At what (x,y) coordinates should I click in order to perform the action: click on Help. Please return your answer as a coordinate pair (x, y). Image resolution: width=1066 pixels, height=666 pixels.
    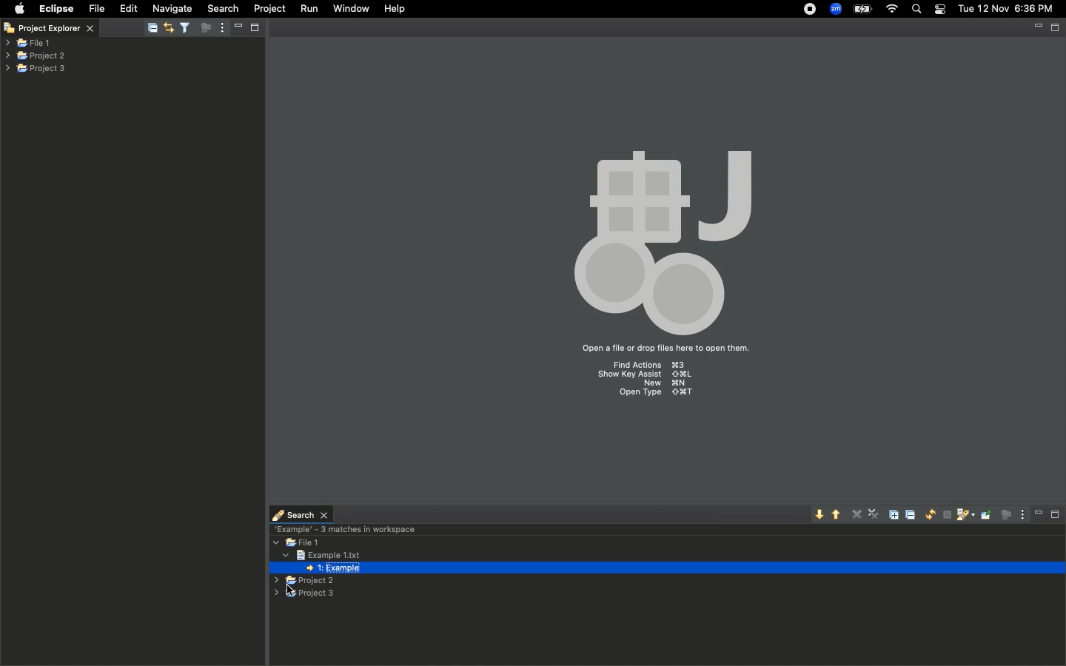
    Looking at the image, I should click on (396, 9).